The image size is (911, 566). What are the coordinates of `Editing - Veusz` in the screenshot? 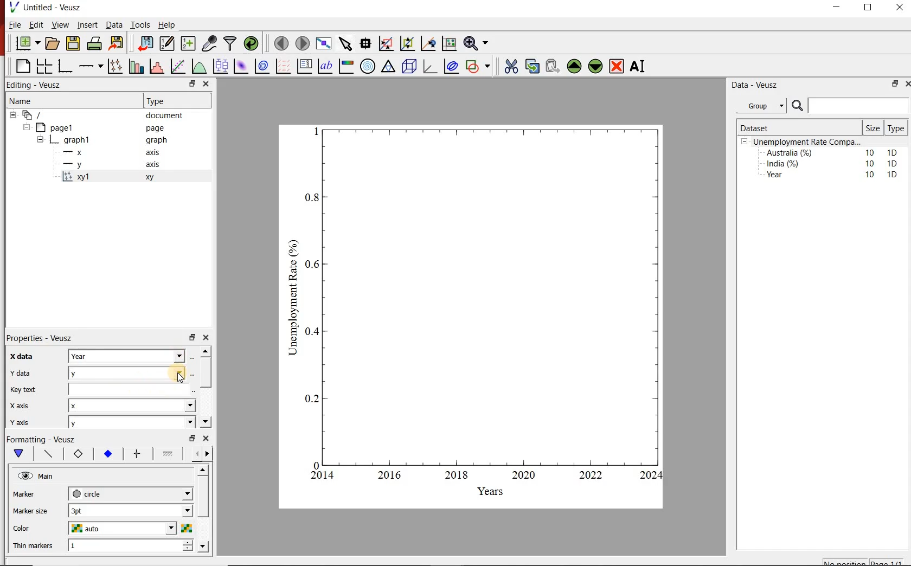 It's located at (36, 84).